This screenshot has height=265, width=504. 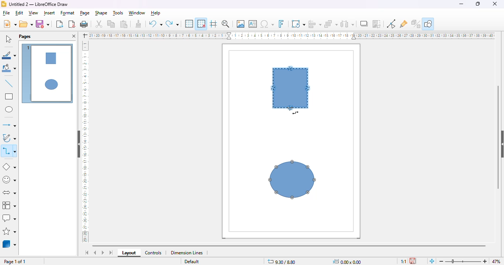 I want to click on tools, so click(x=118, y=13).